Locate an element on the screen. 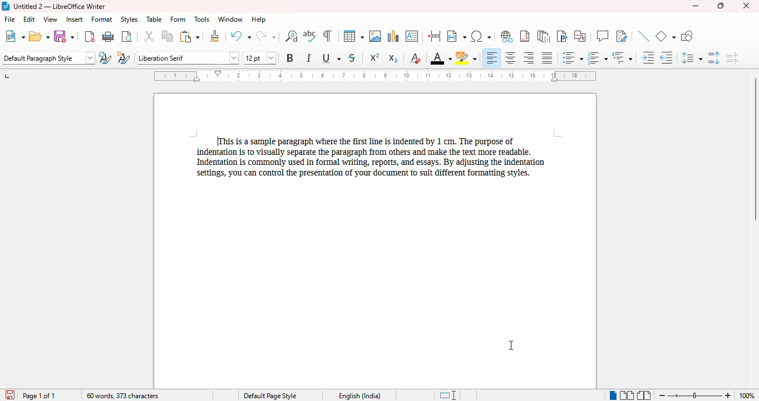  zoom factor is located at coordinates (747, 395).